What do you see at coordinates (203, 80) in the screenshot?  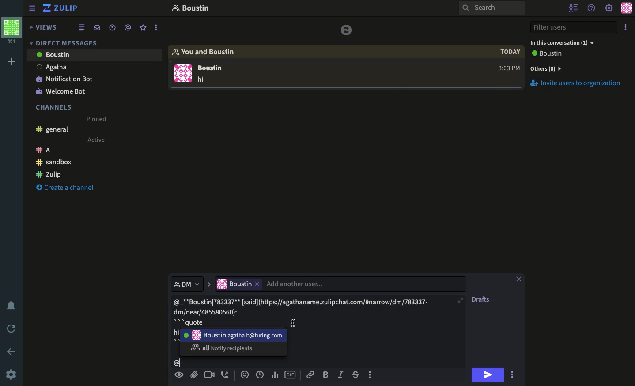 I see `Text` at bounding box center [203, 80].